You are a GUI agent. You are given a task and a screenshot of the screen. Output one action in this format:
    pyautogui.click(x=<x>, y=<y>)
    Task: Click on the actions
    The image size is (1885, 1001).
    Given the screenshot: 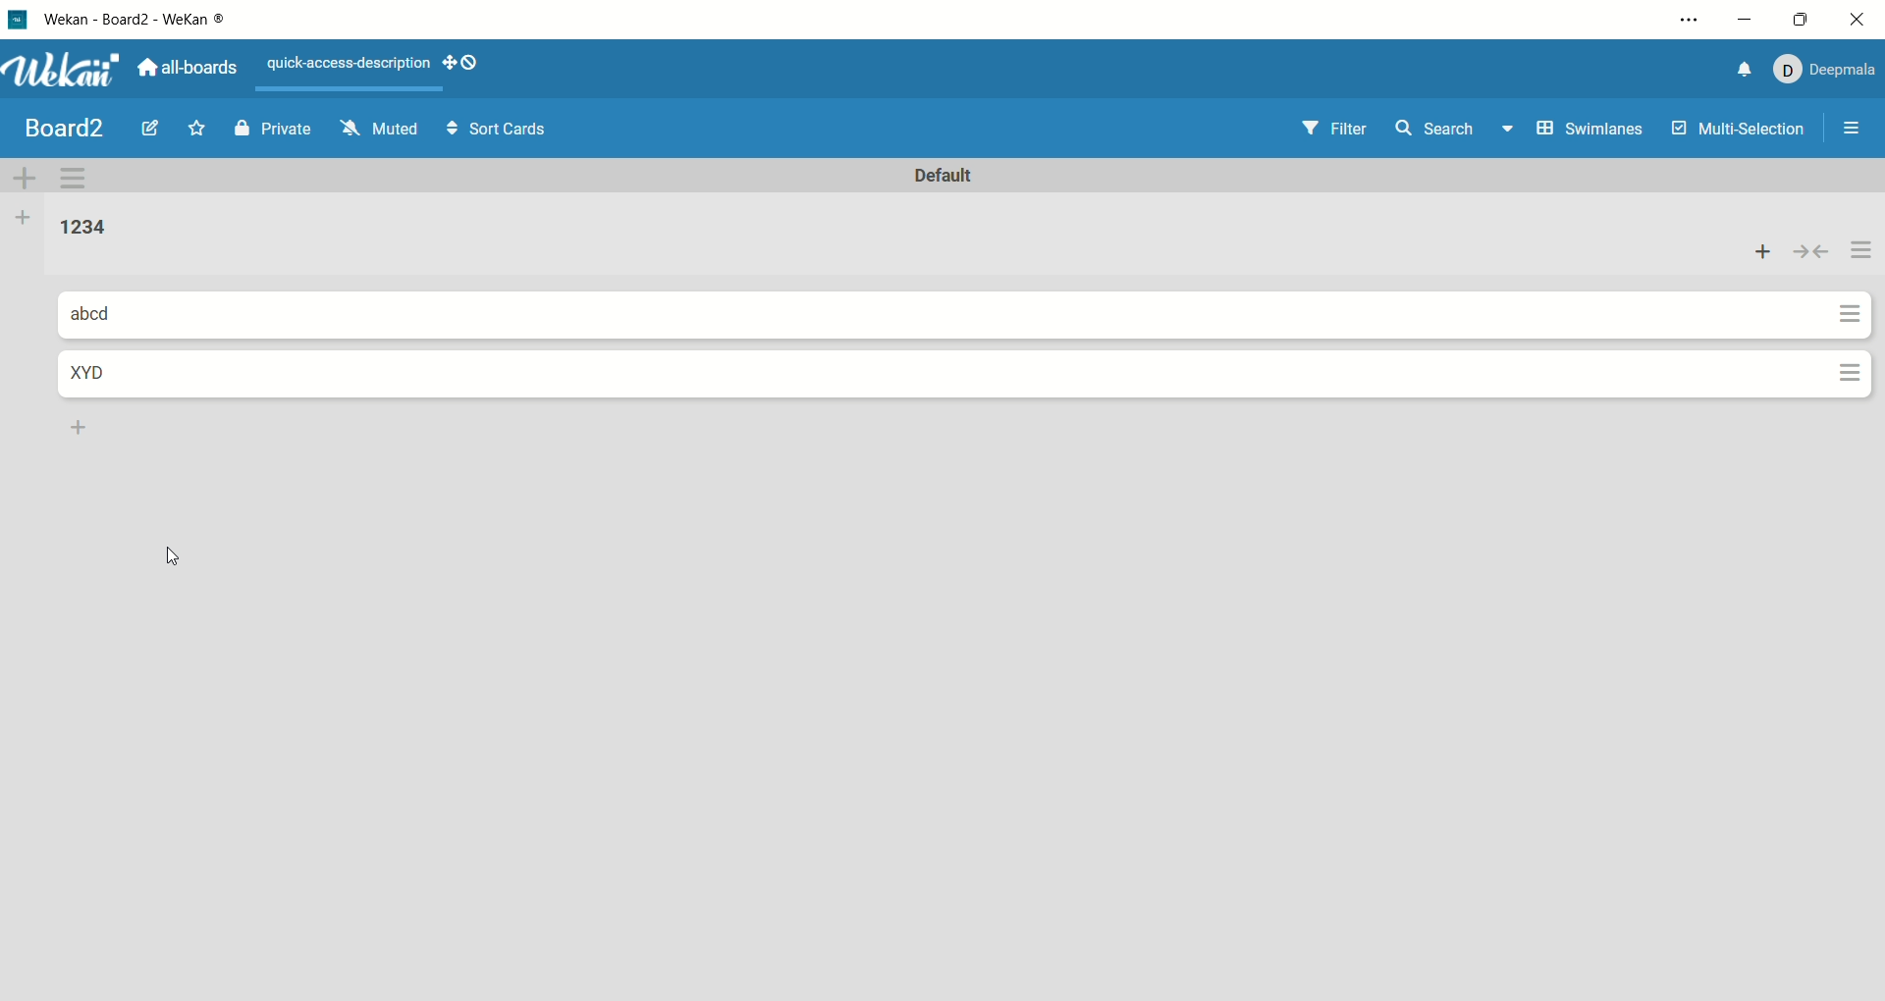 What is the action you would take?
    pyautogui.click(x=1863, y=251)
    